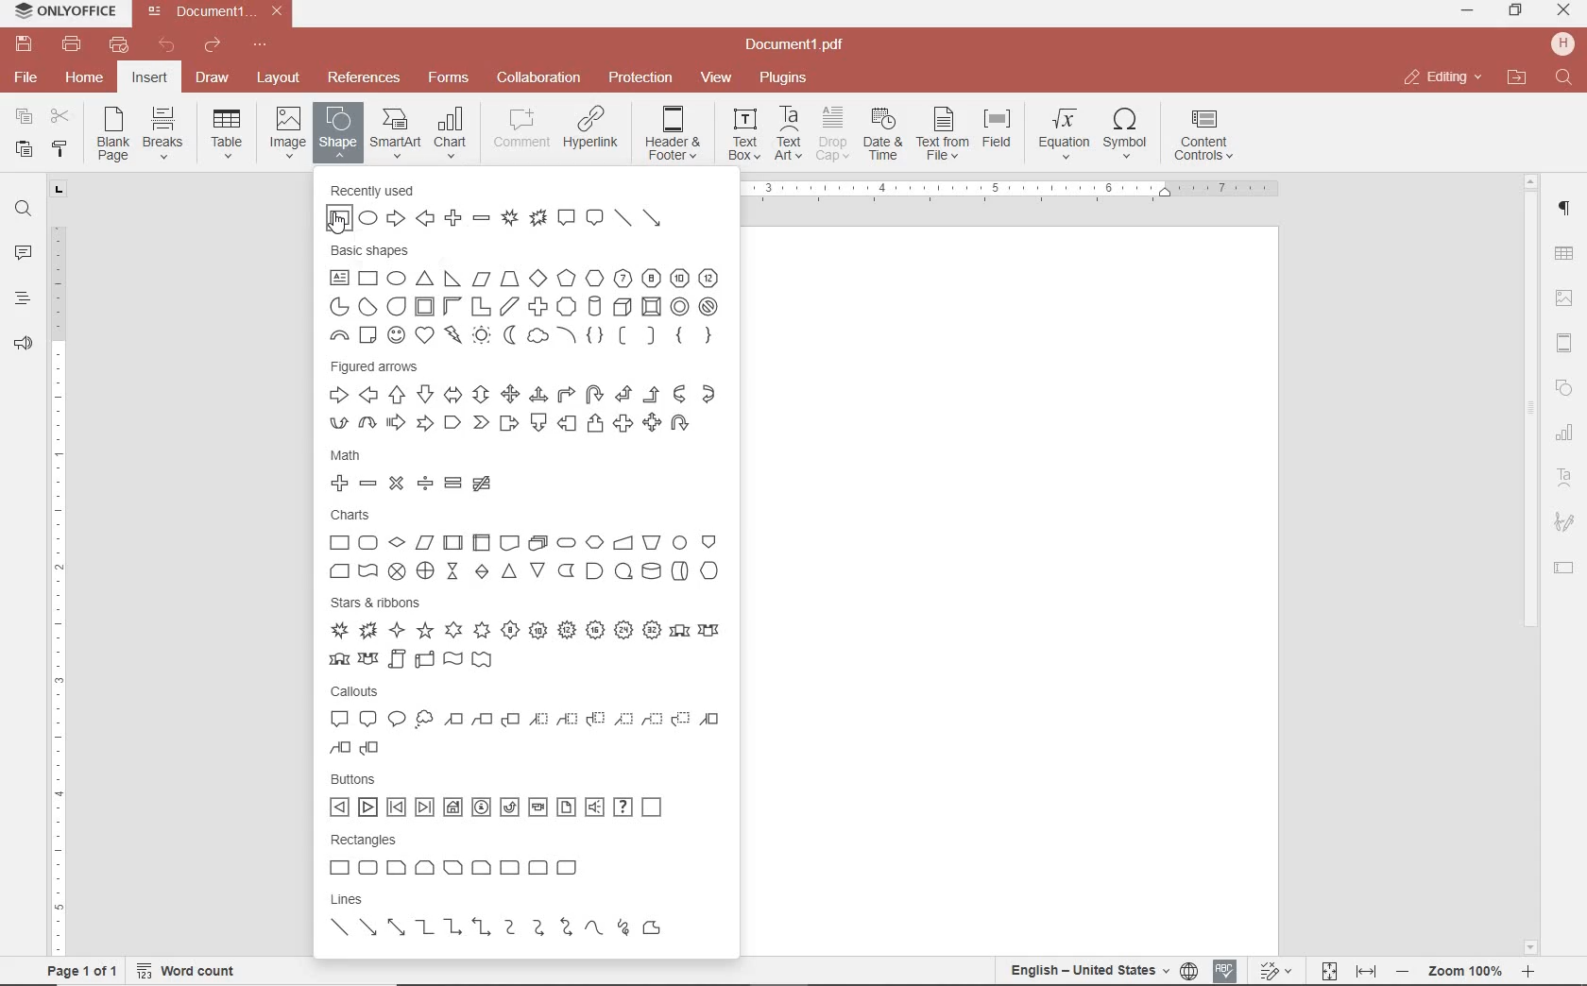 The width and height of the screenshot is (1587, 986). What do you see at coordinates (82, 76) in the screenshot?
I see `home` at bounding box center [82, 76].